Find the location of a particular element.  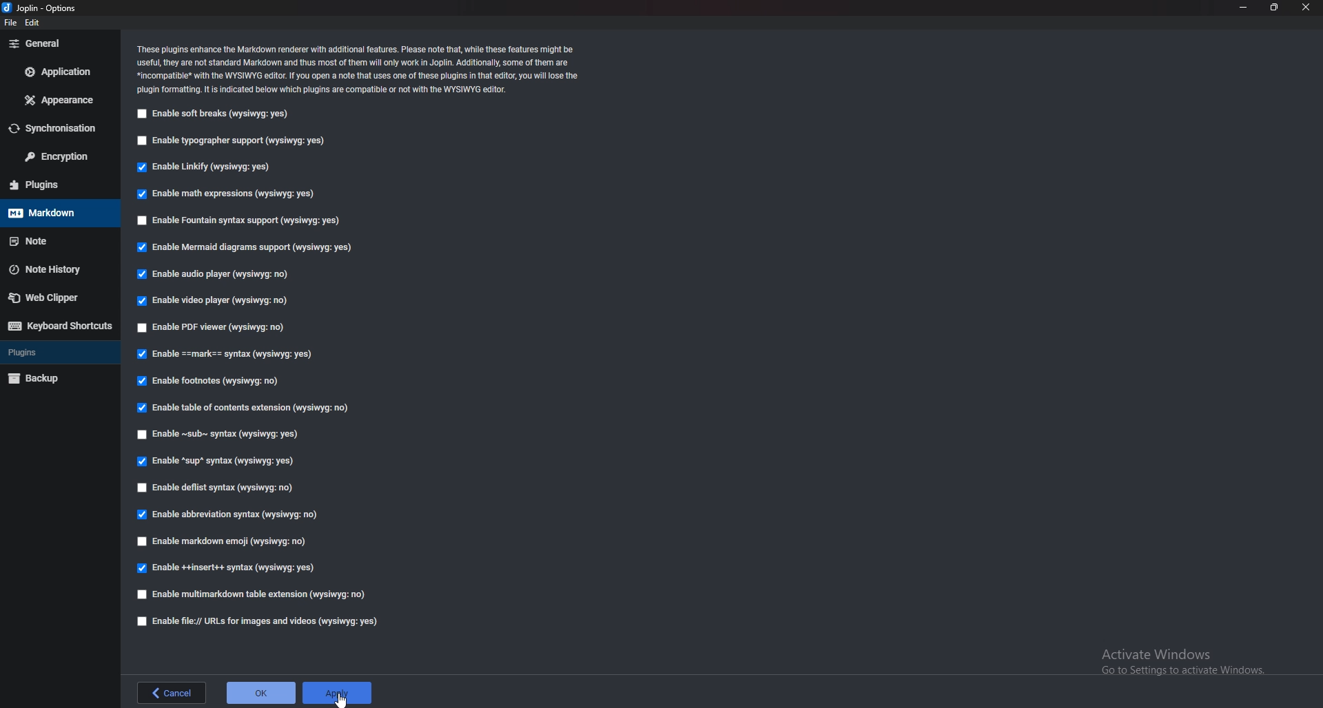

Enable fountain syntax support is located at coordinates (238, 220).